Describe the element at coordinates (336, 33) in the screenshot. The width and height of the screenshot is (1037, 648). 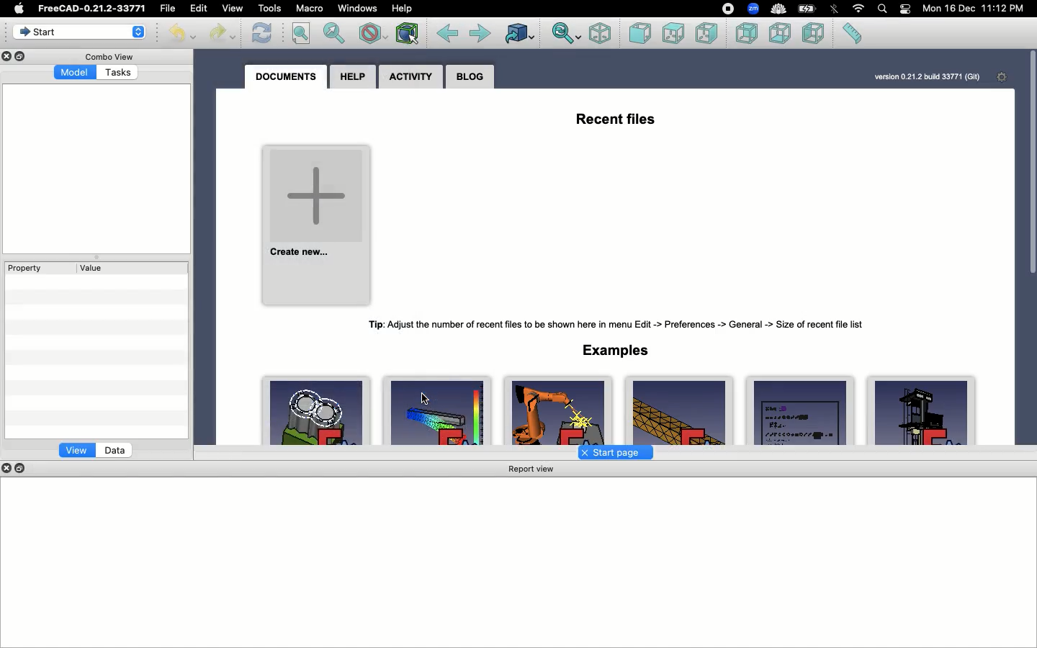
I see `Fit selection` at that location.